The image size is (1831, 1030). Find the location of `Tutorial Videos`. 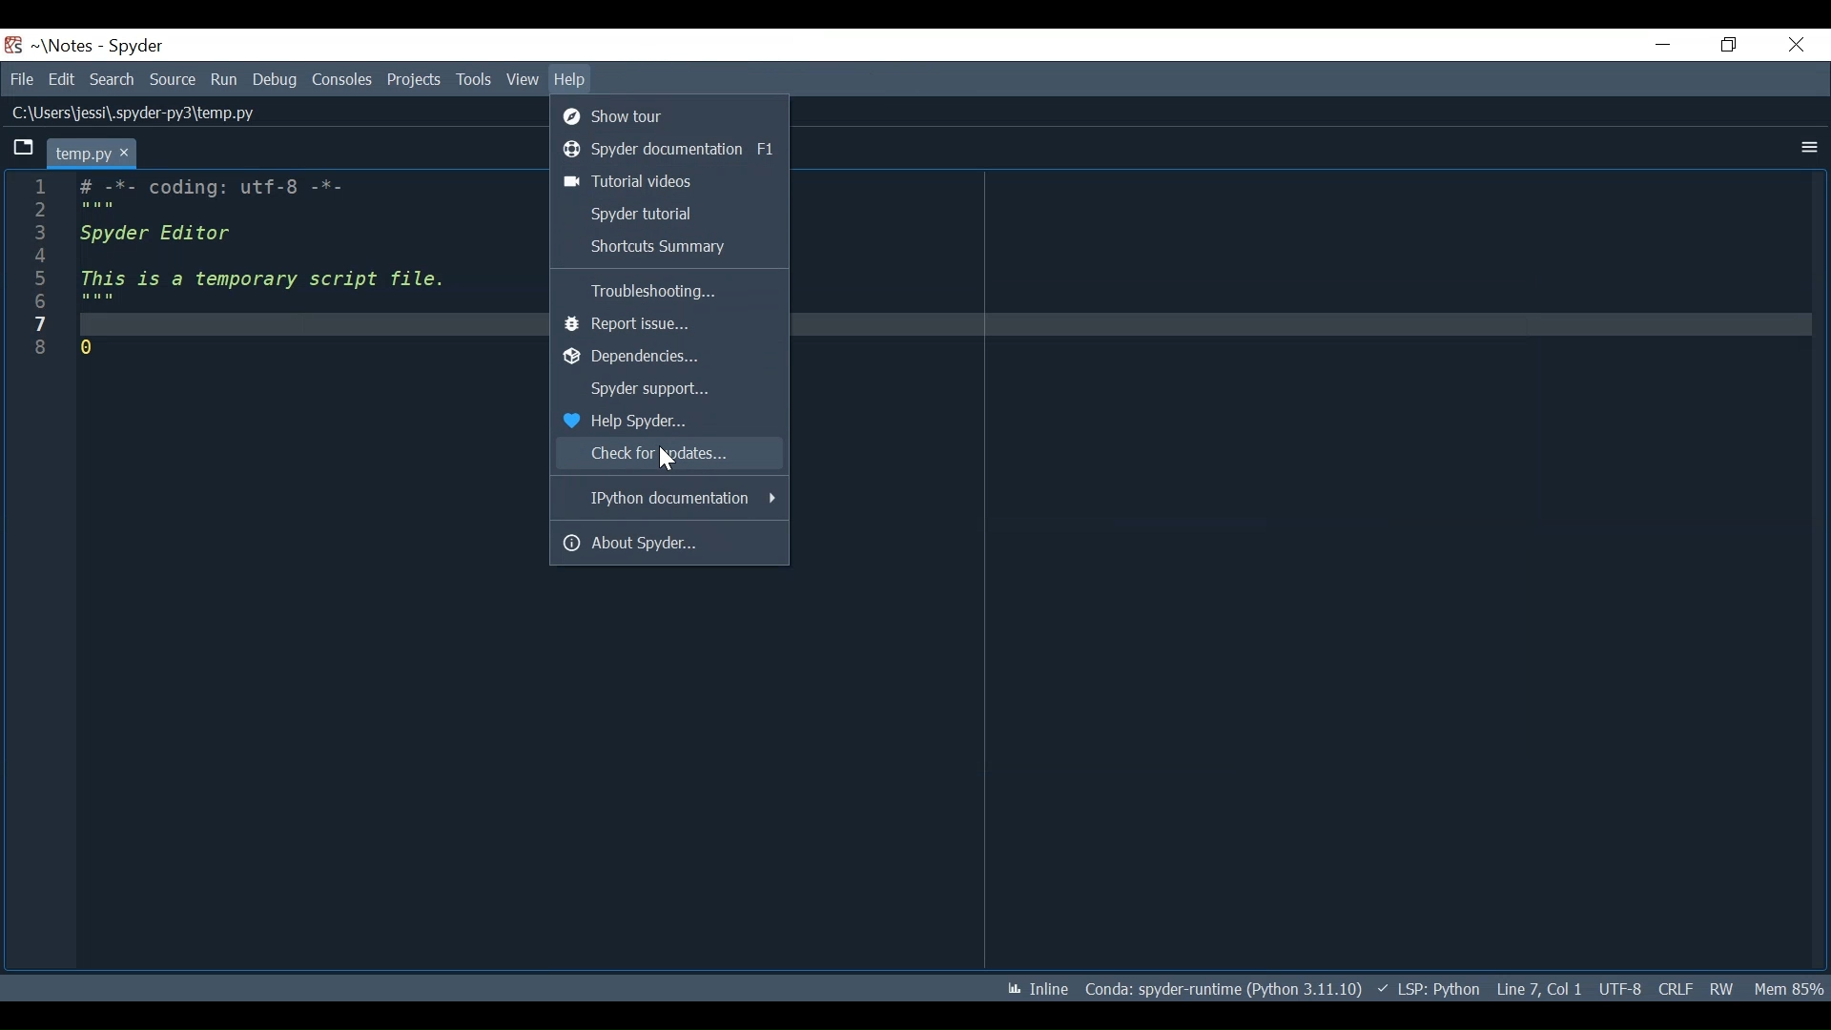

Tutorial Videos is located at coordinates (668, 180).